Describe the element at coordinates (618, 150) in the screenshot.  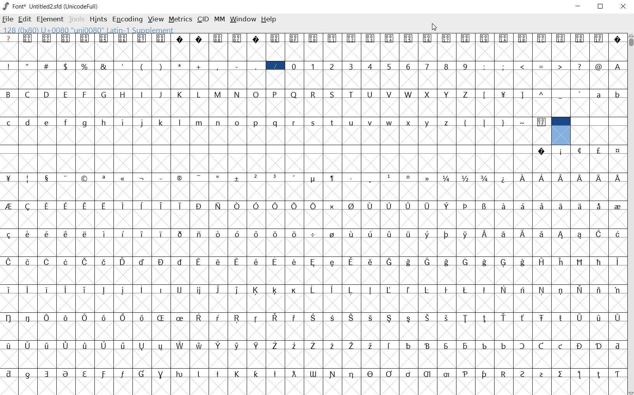
I see `Symbol` at that location.